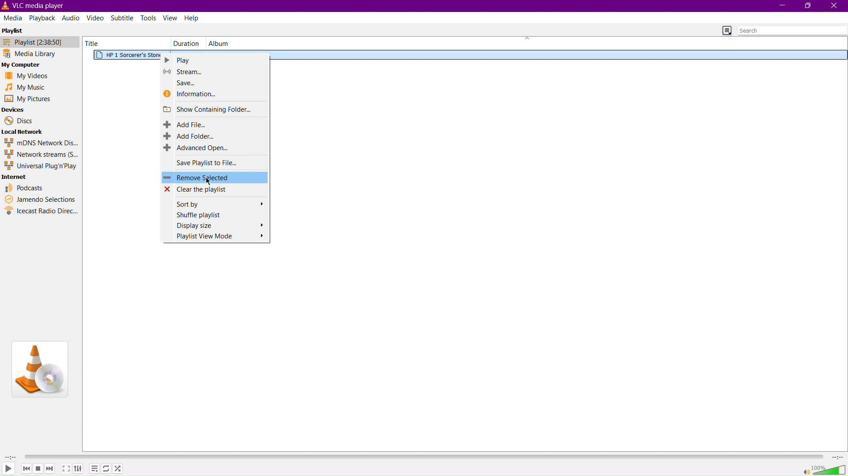 Image resolution: width=848 pixels, height=476 pixels. Describe the element at coordinates (11, 457) in the screenshot. I see `--:--` at that location.